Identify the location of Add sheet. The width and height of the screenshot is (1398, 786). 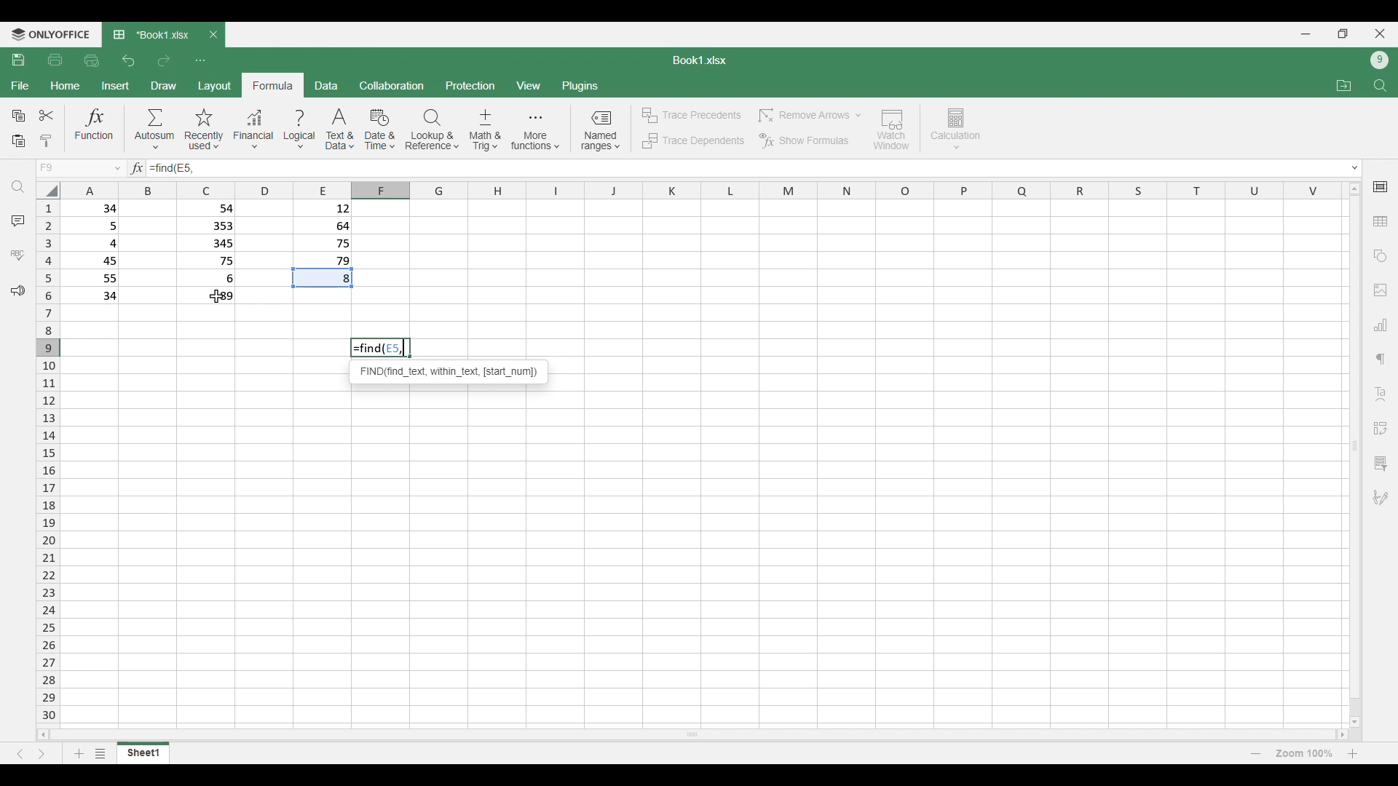
(79, 753).